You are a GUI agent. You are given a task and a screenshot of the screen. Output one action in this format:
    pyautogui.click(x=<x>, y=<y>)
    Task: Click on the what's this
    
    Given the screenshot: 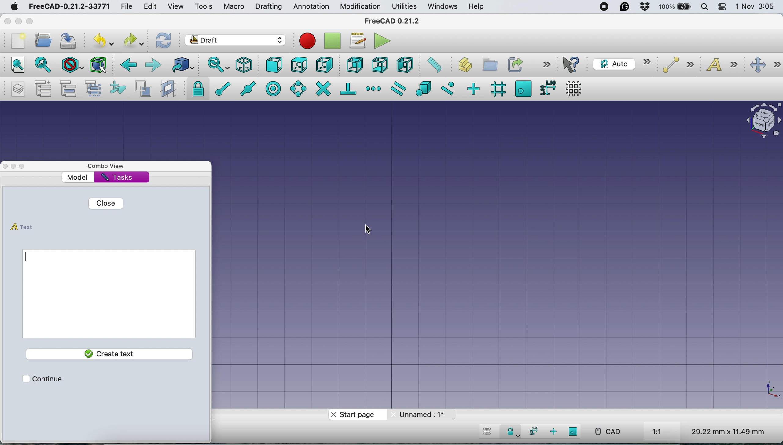 What is the action you would take?
    pyautogui.click(x=571, y=64)
    